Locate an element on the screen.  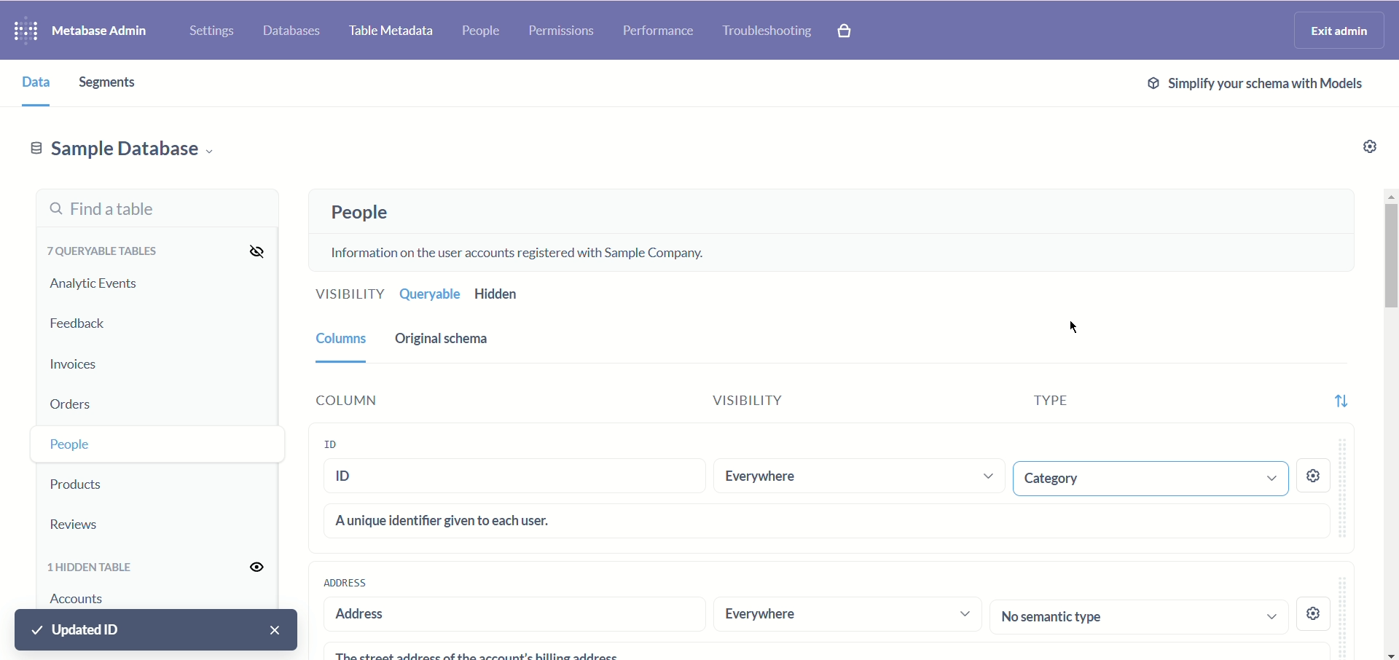
category is located at coordinates (1147, 478).